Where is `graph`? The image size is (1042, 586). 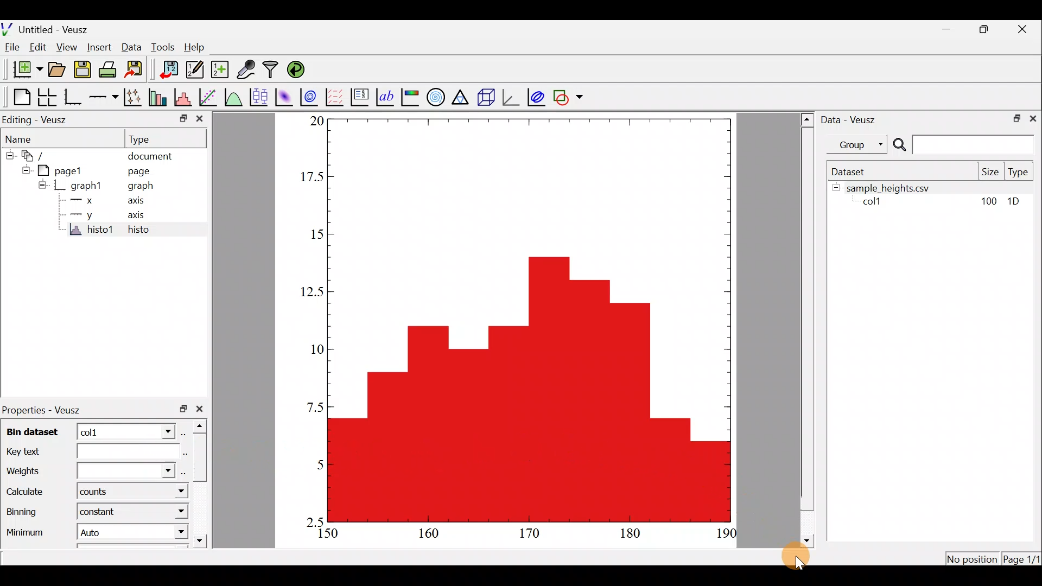
graph is located at coordinates (137, 186).